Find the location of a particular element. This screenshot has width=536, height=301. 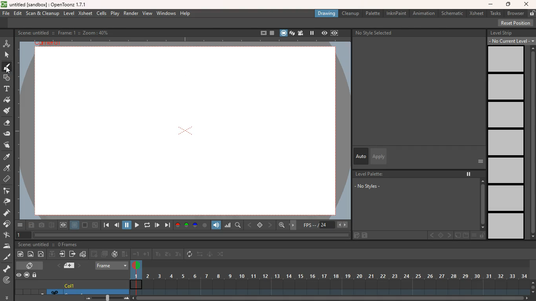

untitled [sandbox] : OpenToonz 1.7.1 is located at coordinates (44, 4).